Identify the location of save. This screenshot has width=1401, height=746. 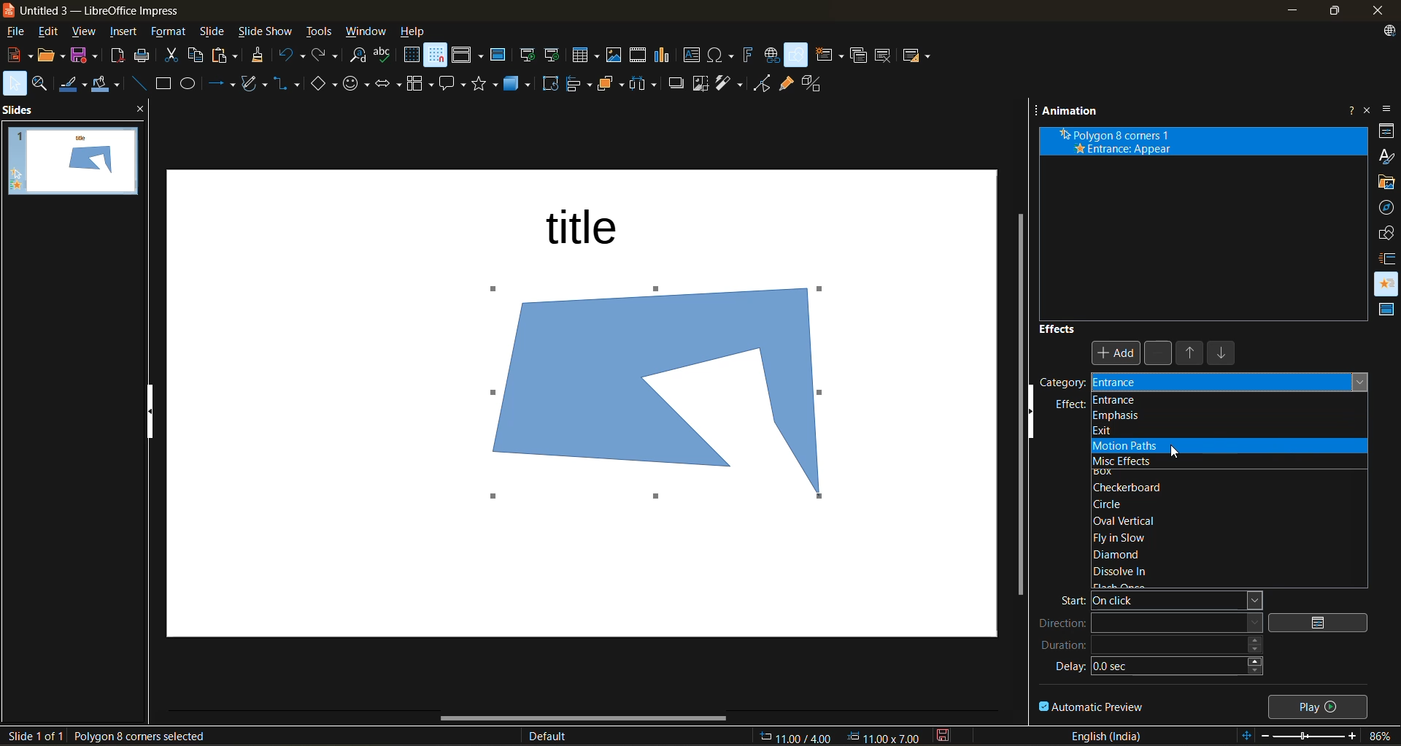
(85, 55).